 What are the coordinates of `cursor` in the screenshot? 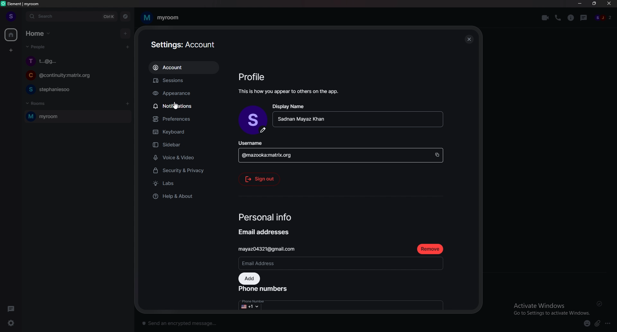 It's located at (176, 107).